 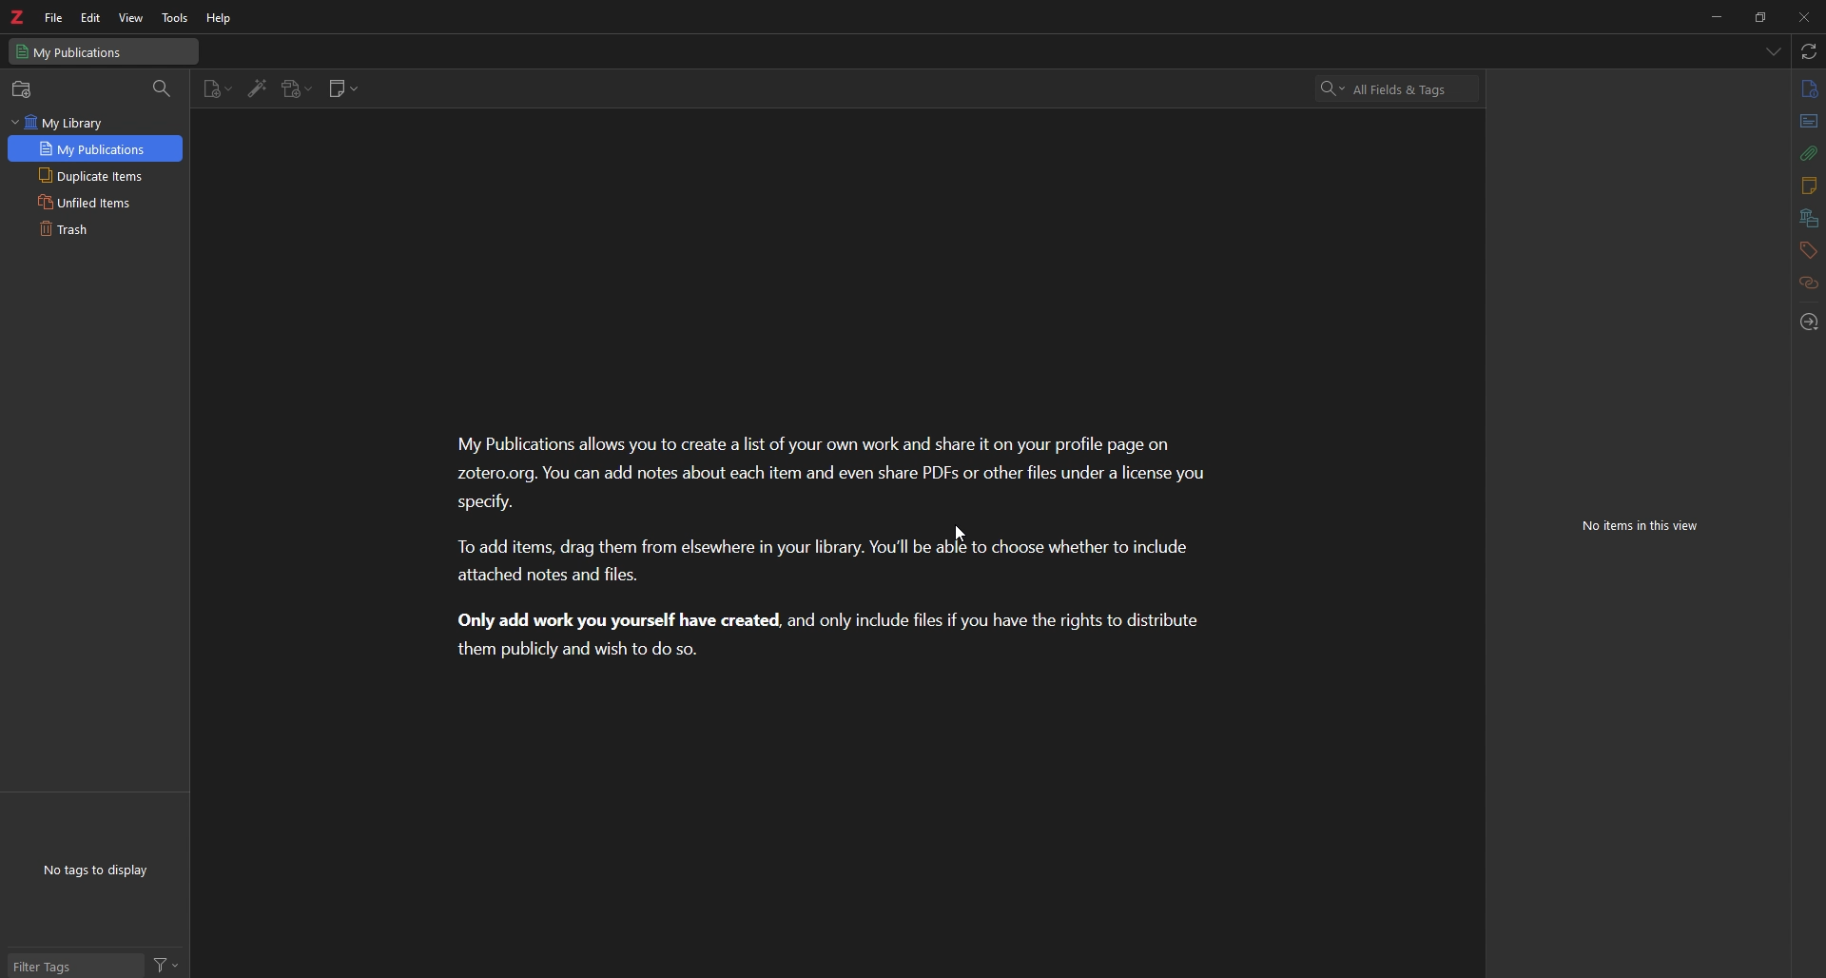 I want to click on Close, so click(x=1805, y=15).